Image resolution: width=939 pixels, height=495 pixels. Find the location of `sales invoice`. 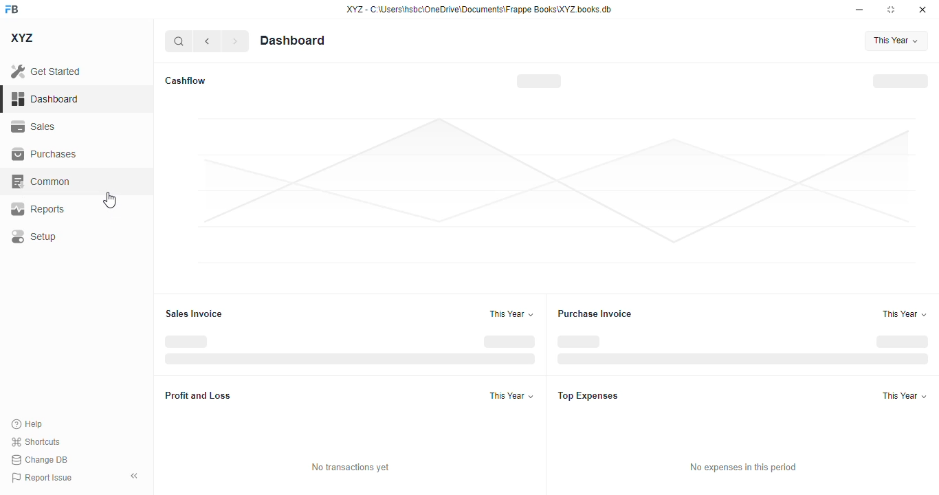

sales invoice is located at coordinates (193, 313).